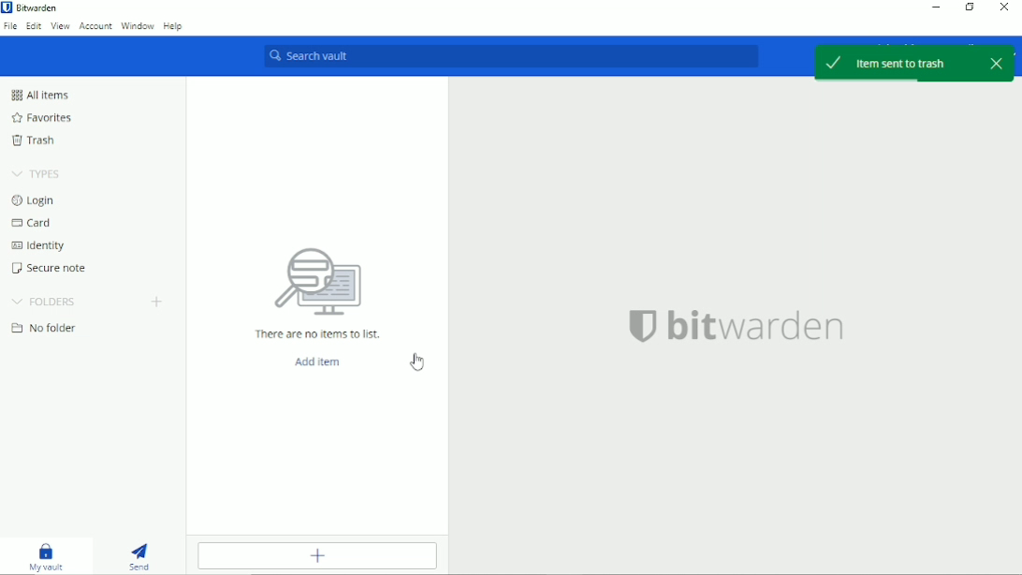 The height and width of the screenshot is (575, 1022). Describe the element at coordinates (736, 328) in the screenshot. I see `bitwarden` at that location.